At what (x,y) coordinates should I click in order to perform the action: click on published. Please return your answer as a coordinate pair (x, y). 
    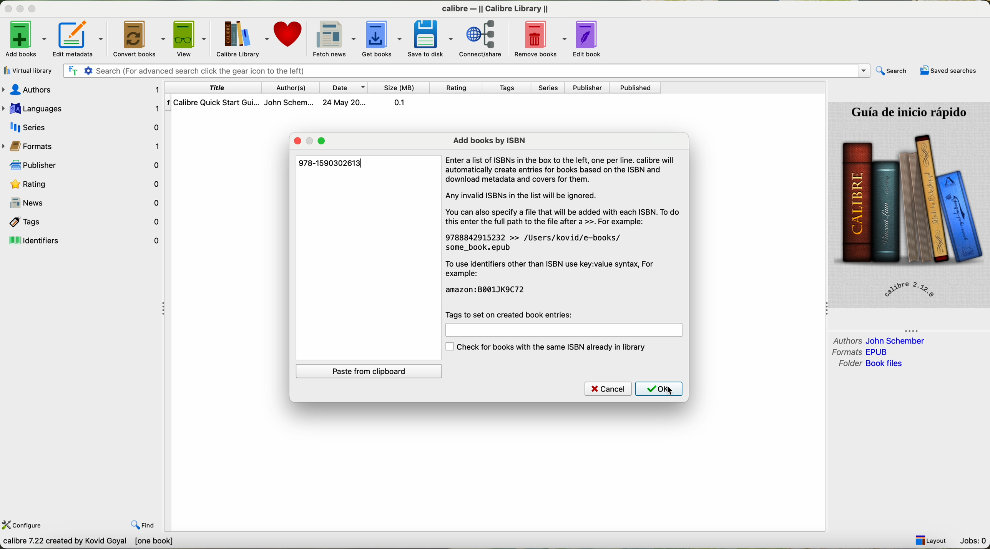
    Looking at the image, I should click on (637, 88).